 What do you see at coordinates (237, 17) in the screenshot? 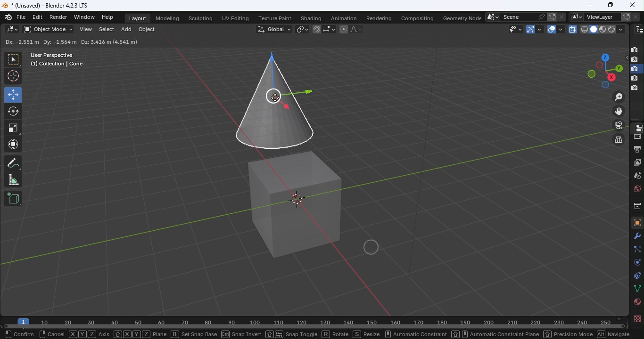
I see `UV editing` at bounding box center [237, 17].